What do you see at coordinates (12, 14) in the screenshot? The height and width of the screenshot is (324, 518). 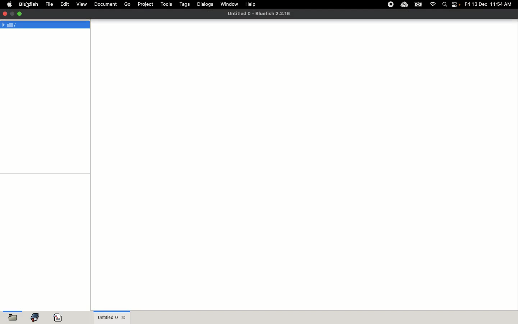 I see `minimize` at bounding box center [12, 14].